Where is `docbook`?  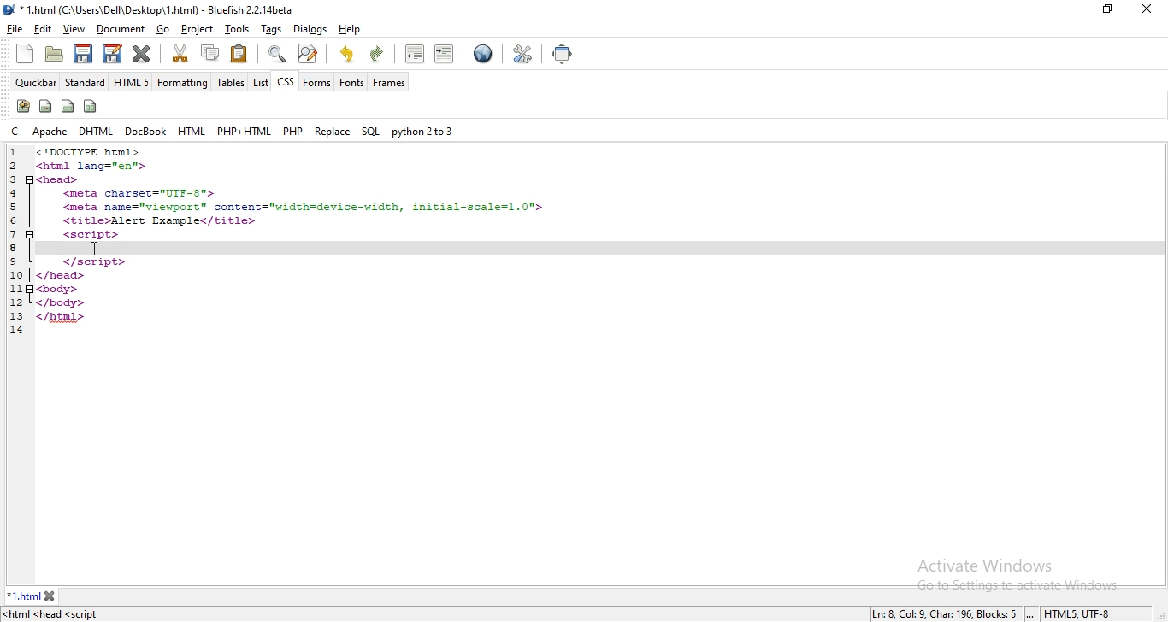 docbook is located at coordinates (145, 131).